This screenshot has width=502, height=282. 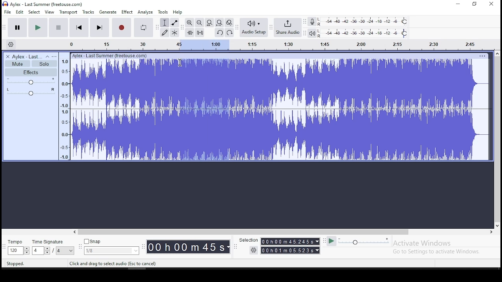 What do you see at coordinates (8, 12) in the screenshot?
I see `file` at bounding box center [8, 12].